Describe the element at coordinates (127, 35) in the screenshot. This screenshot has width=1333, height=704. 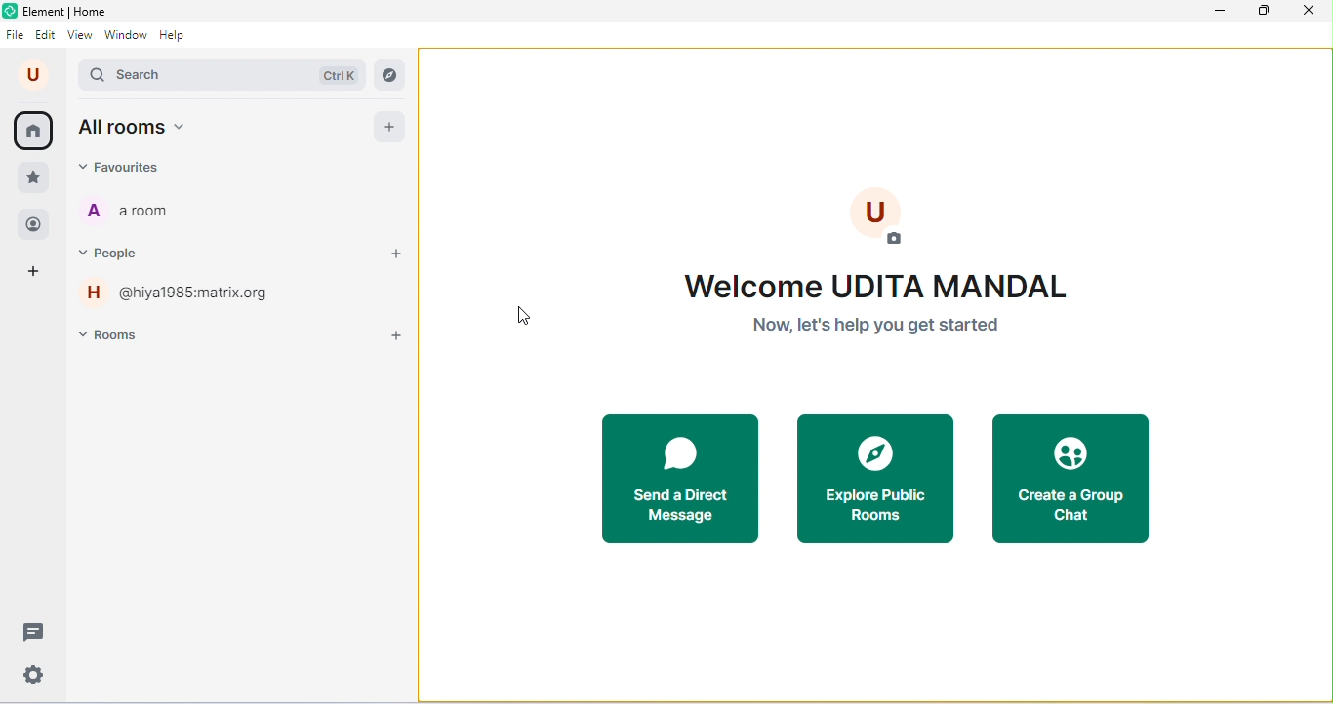
I see `window` at that location.